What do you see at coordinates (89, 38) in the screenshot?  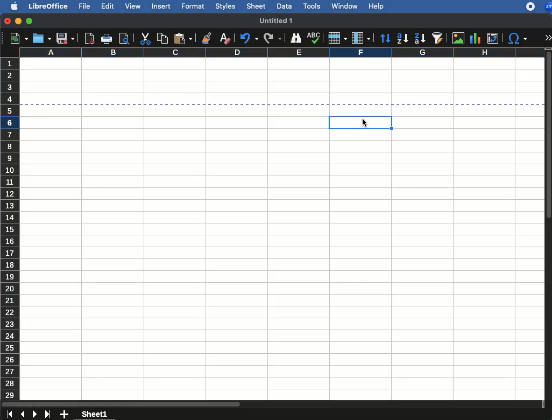 I see `pdf reader` at bounding box center [89, 38].